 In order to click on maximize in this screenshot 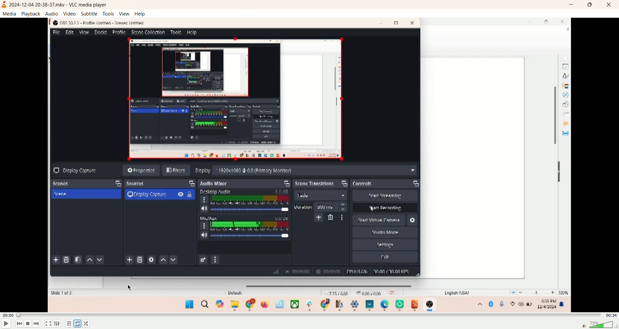, I will do `click(593, 5)`.